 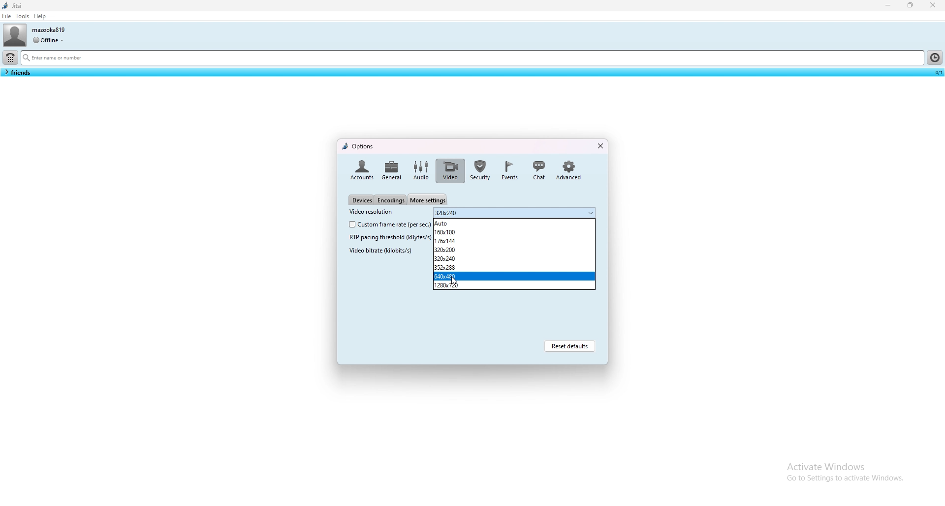 I want to click on Events, so click(x=509, y=170).